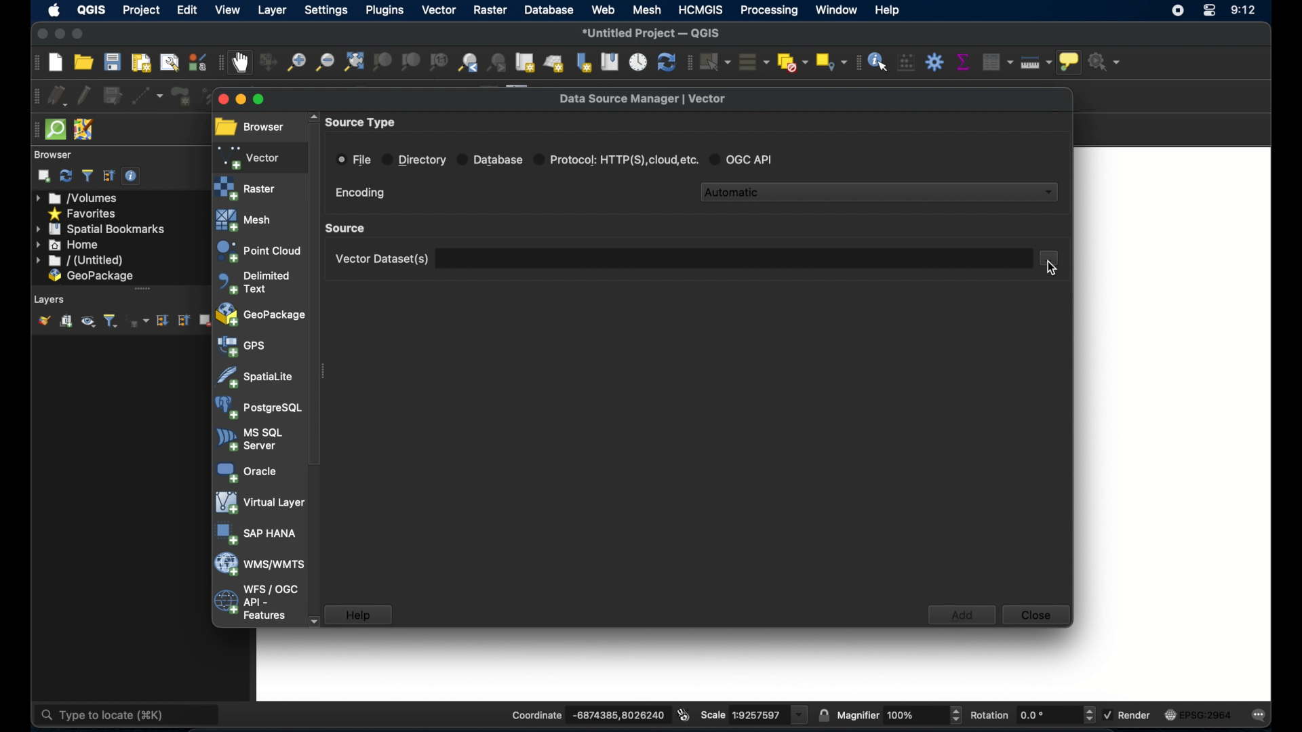  I want to click on scroll down arrow, so click(314, 620).